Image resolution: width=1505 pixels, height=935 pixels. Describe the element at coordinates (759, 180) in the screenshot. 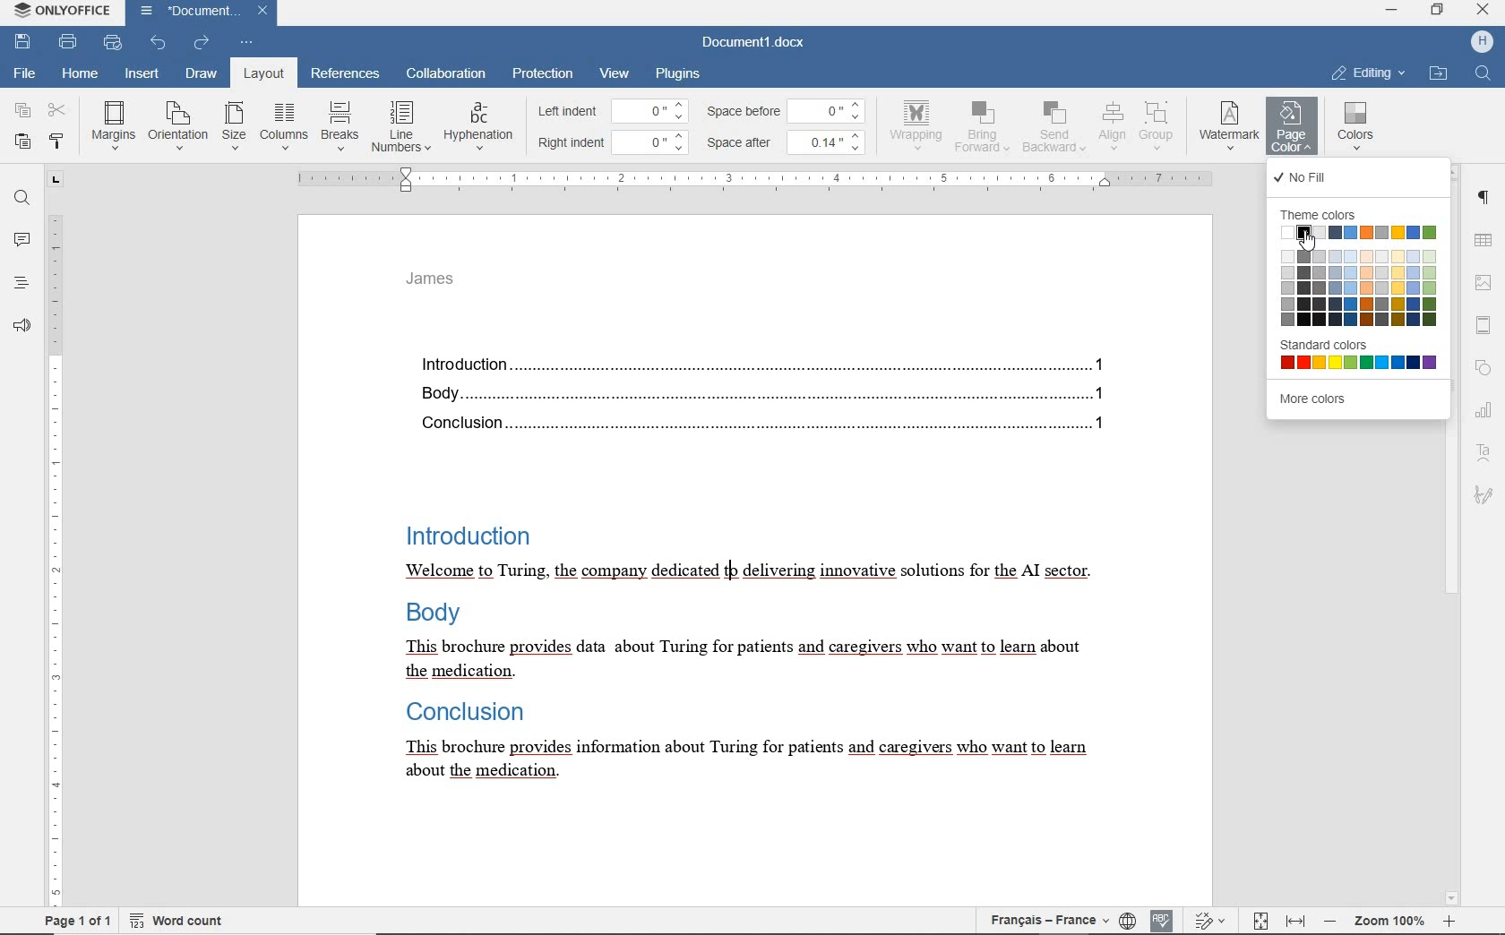

I see `ruler` at that location.